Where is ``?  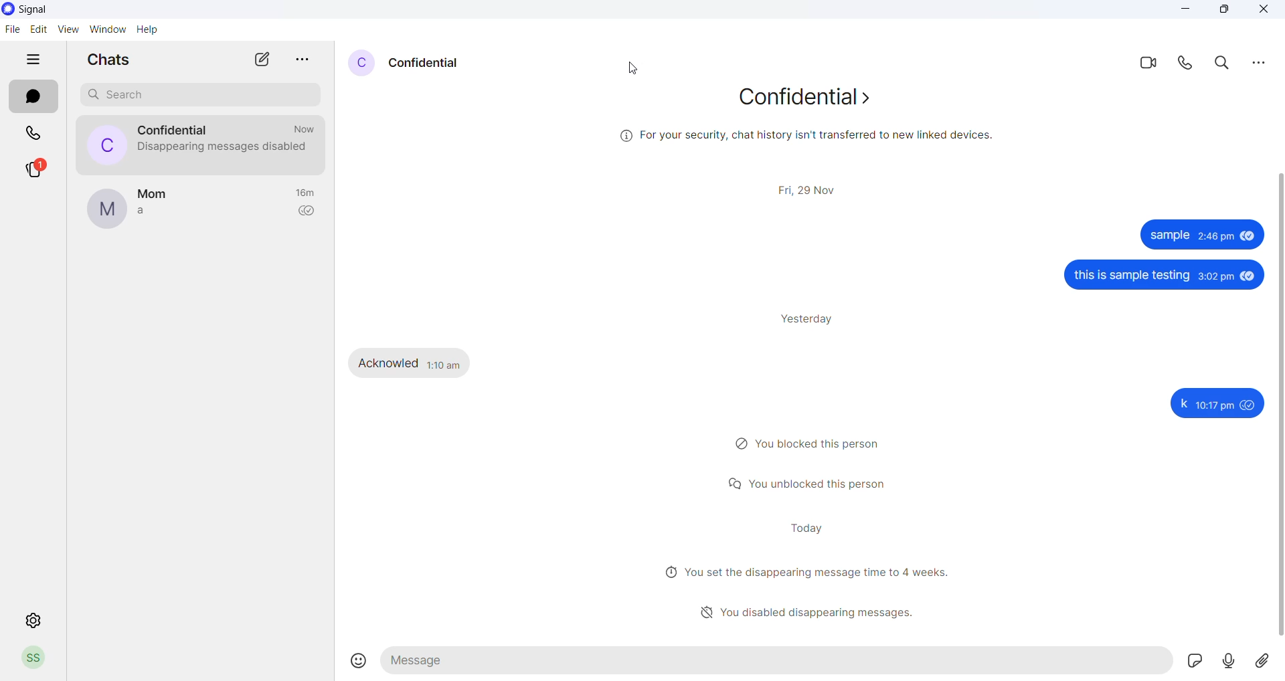
 is located at coordinates (1201, 233).